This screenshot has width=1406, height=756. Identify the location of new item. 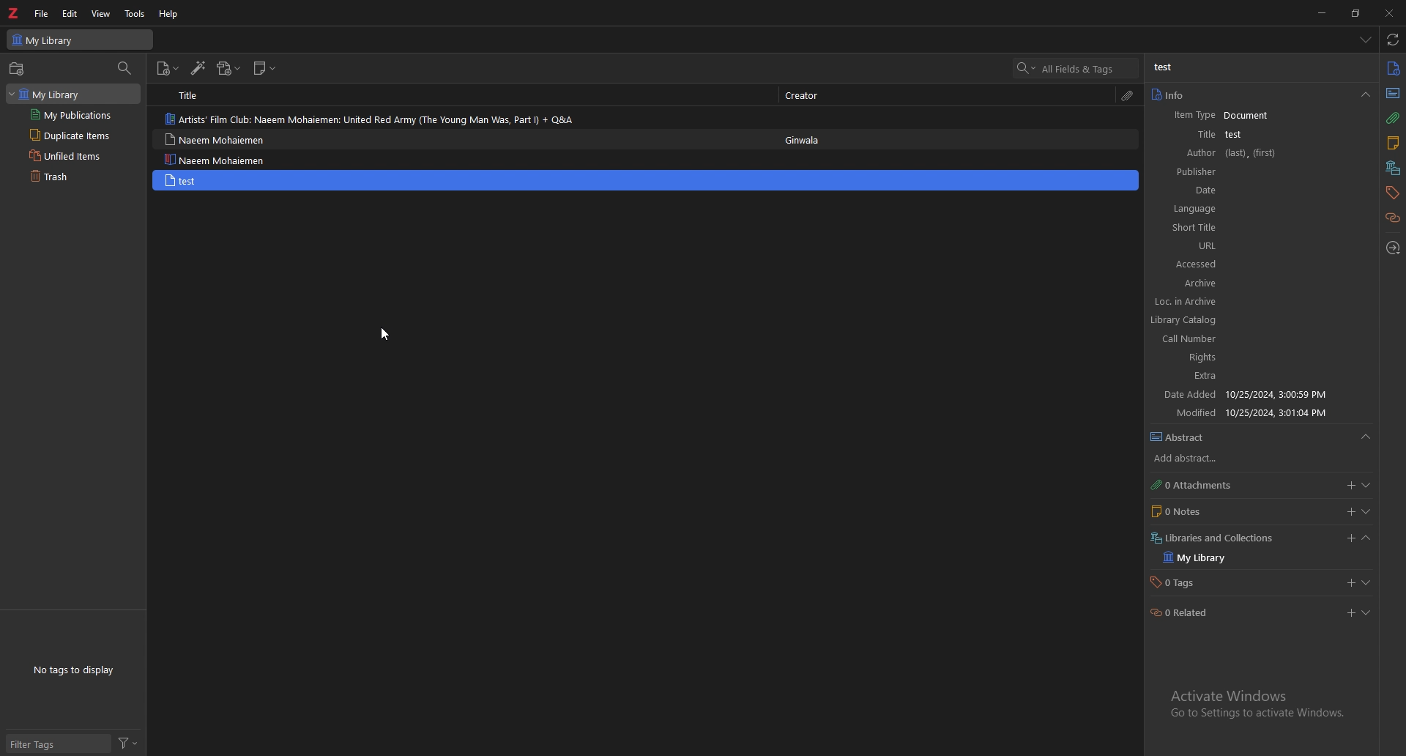
(168, 69).